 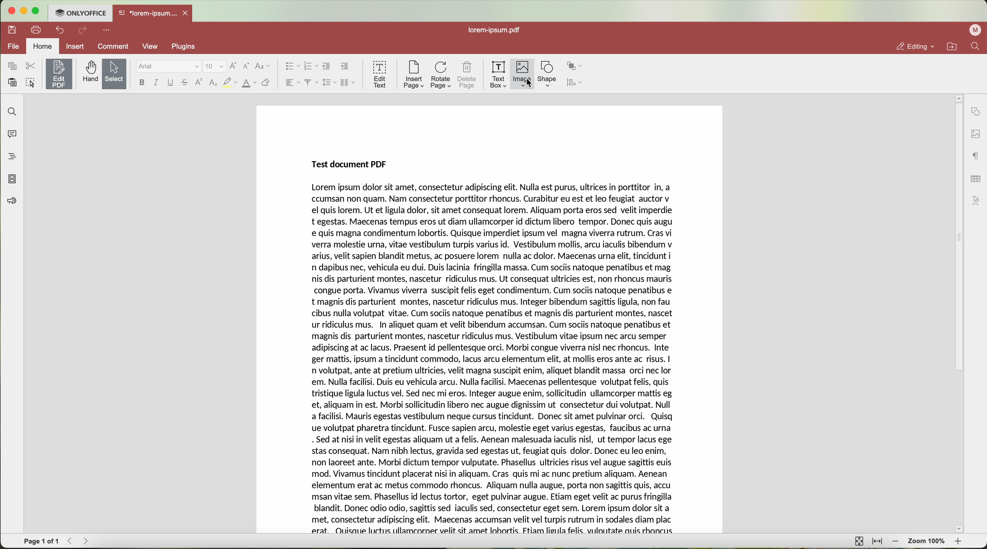 I want to click on text art settings, so click(x=978, y=201).